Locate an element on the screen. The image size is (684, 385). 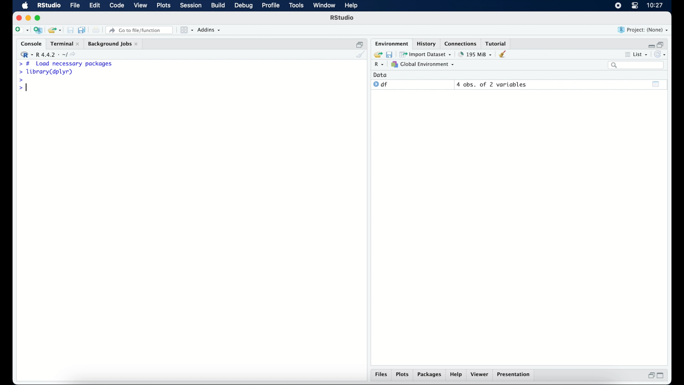
save is located at coordinates (389, 54).